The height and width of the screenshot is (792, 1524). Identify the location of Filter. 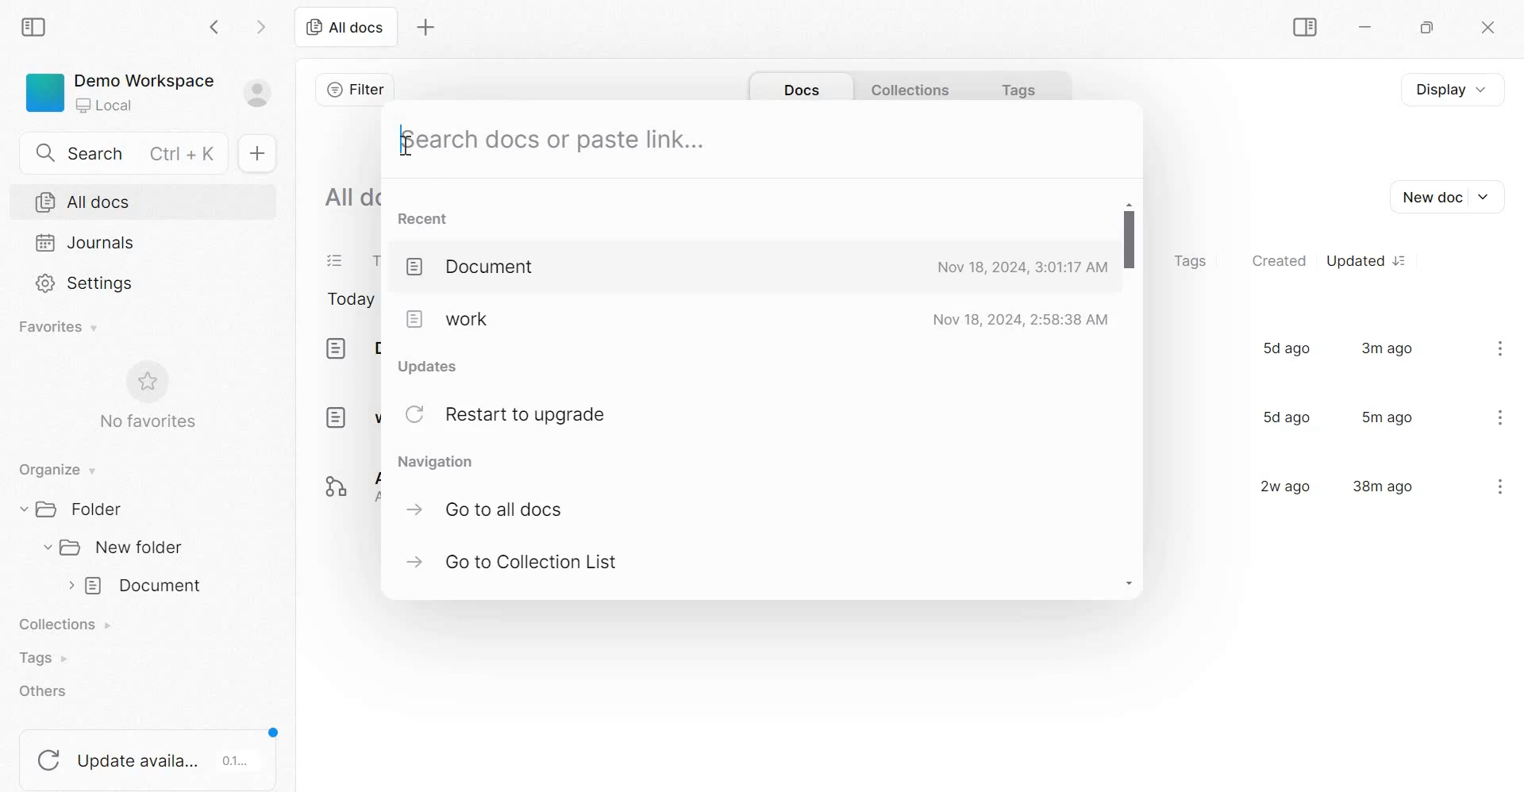
(355, 89).